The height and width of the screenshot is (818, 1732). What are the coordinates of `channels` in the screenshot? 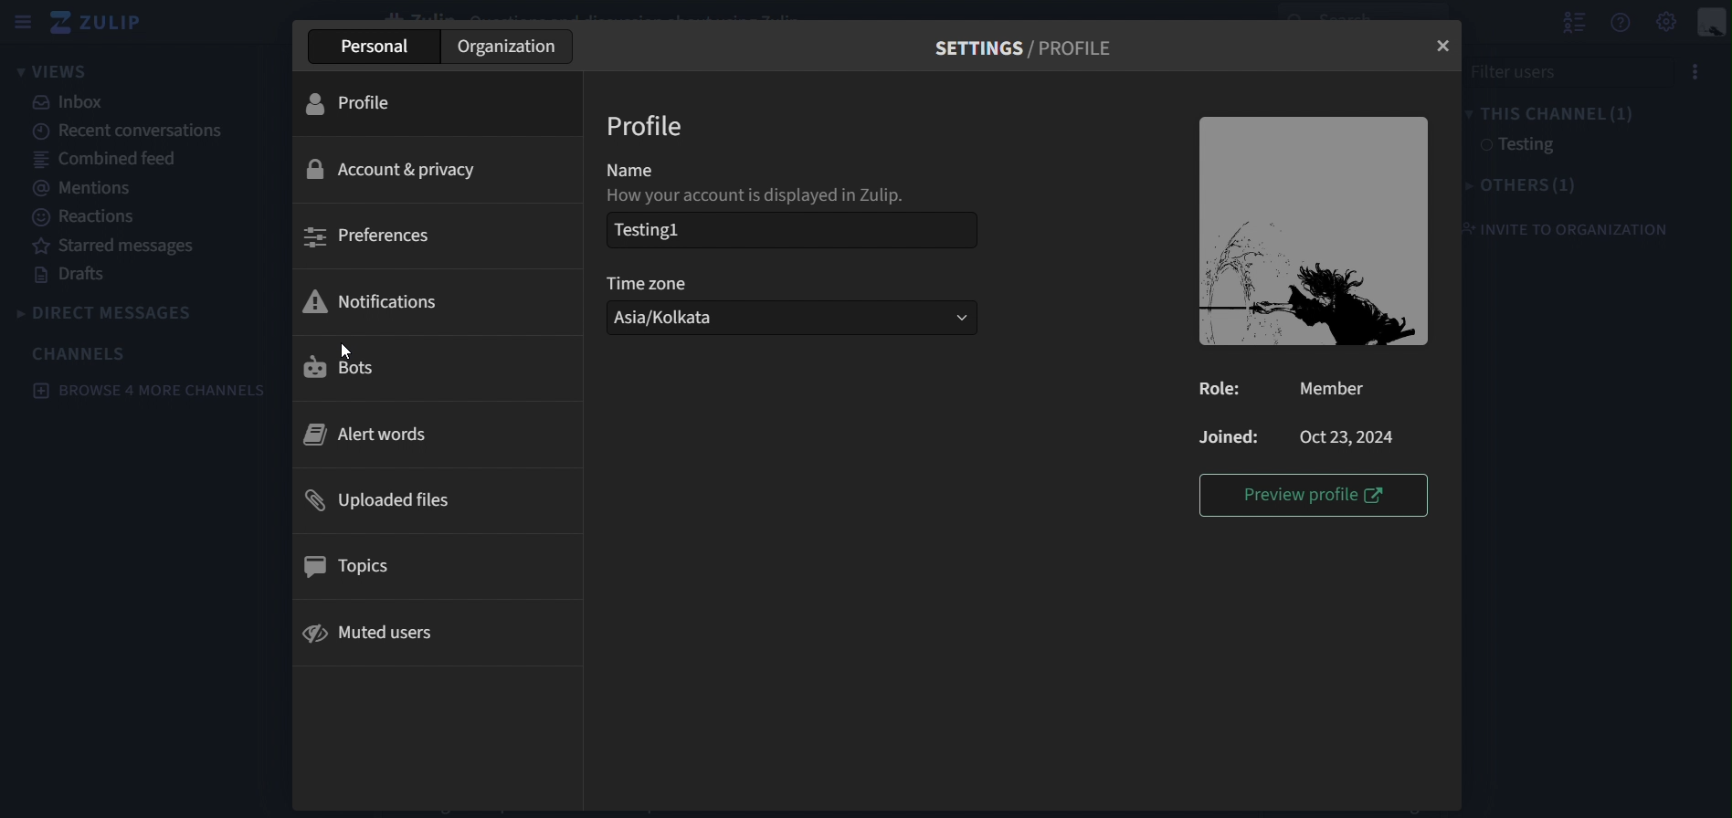 It's located at (81, 353).